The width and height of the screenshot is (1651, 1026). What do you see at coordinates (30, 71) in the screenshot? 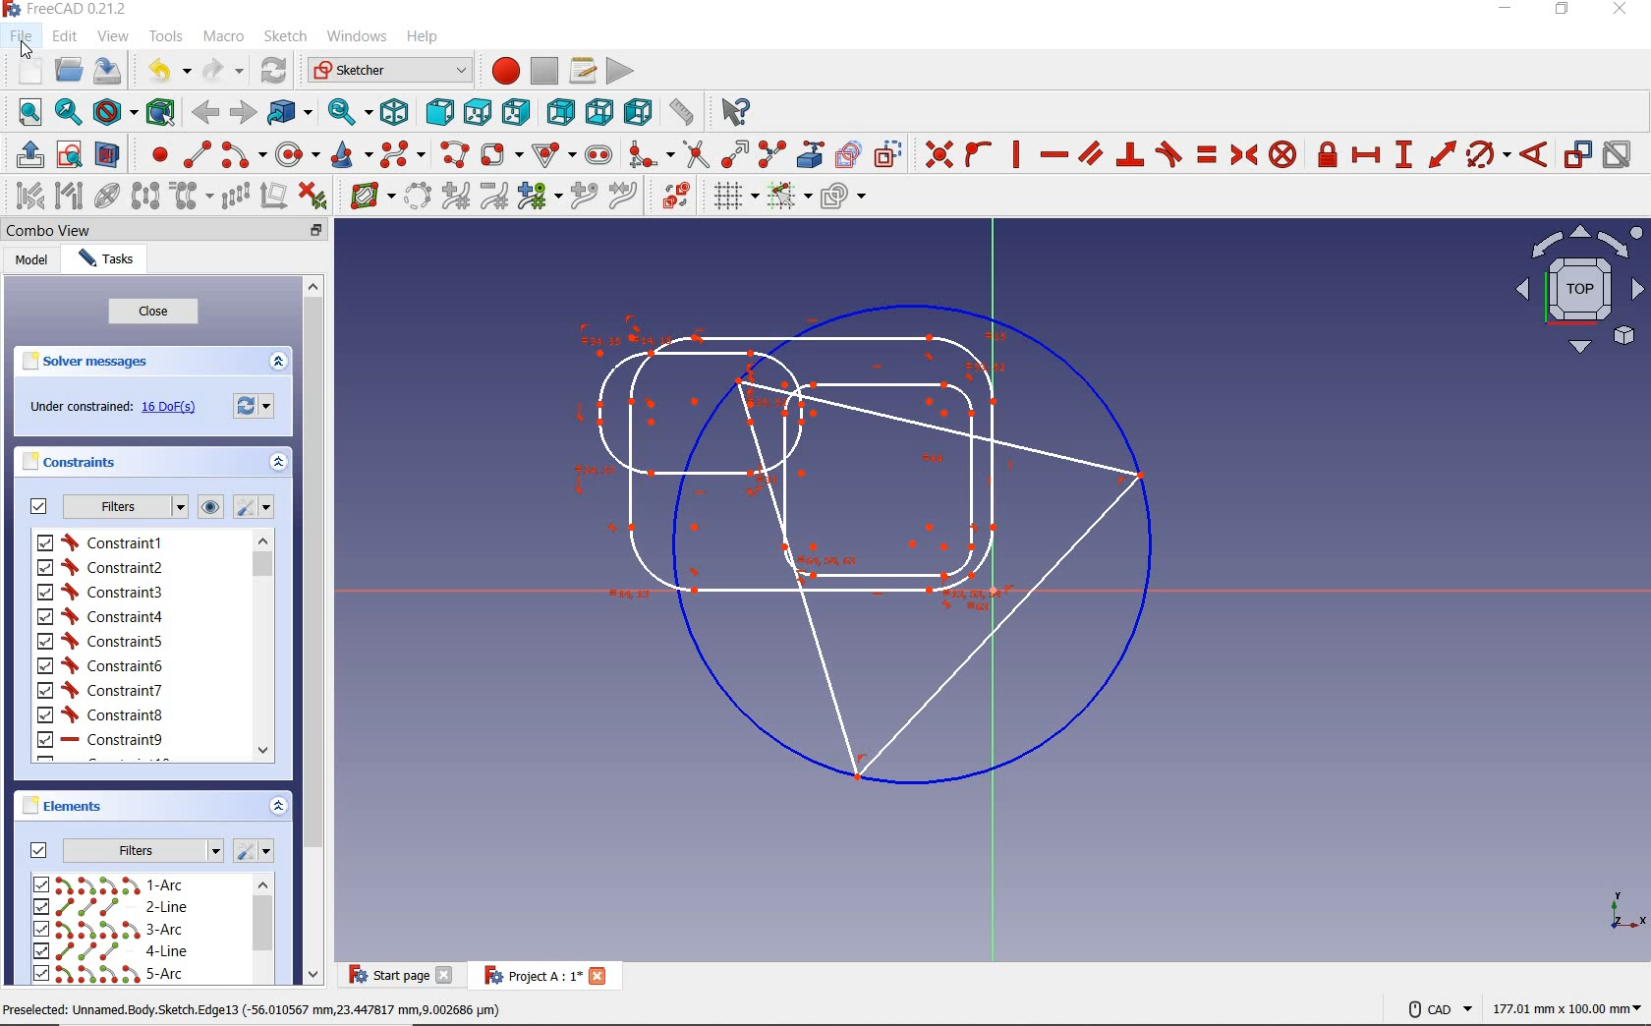
I see `new ` at bounding box center [30, 71].